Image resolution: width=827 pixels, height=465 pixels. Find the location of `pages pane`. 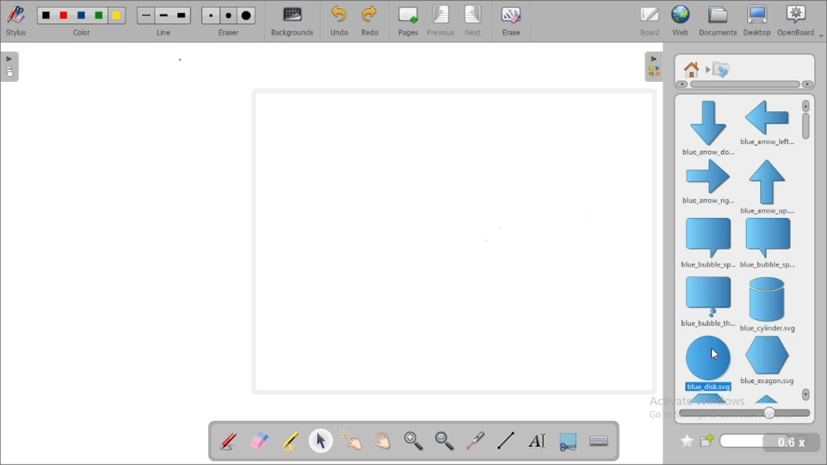

pages pane is located at coordinates (12, 67).